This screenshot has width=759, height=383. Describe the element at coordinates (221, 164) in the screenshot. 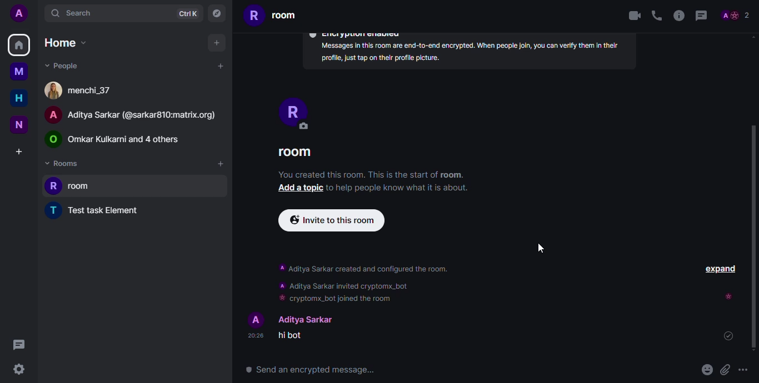

I see `add` at that location.